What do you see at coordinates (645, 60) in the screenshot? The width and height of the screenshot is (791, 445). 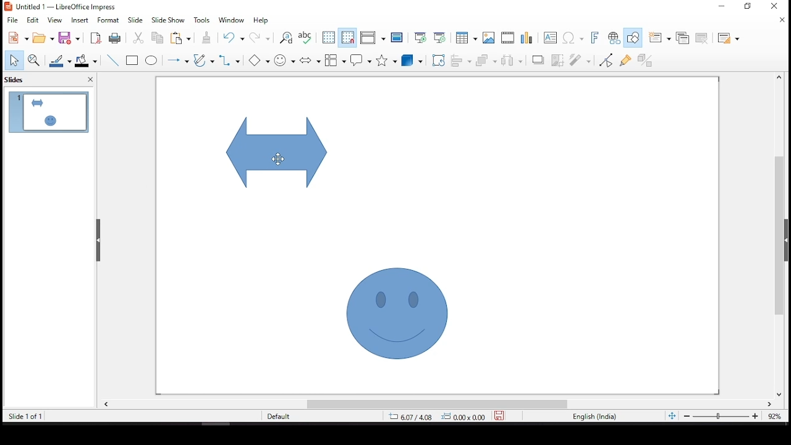 I see `toggle extrusion` at bounding box center [645, 60].